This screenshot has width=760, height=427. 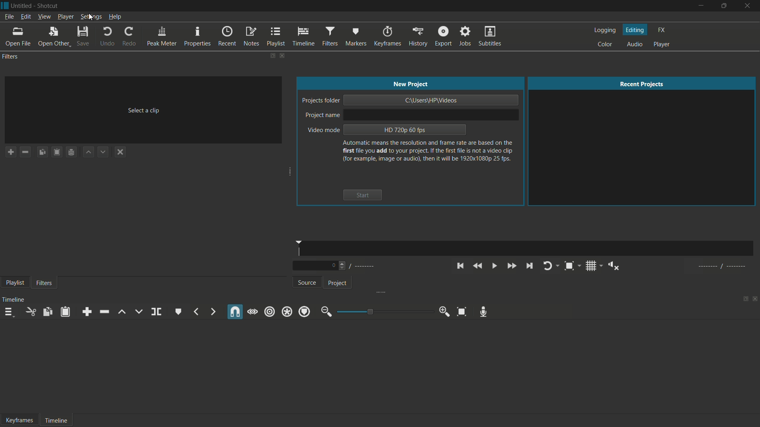 What do you see at coordinates (460, 266) in the screenshot?
I see `skip to the previous point` at bounding box center [460, 266].